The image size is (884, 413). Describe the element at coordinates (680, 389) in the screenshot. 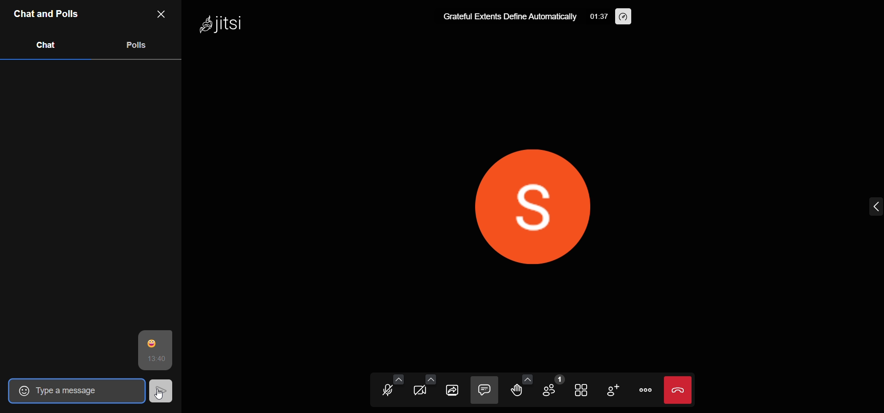

I see `leave the meeting` at that location.